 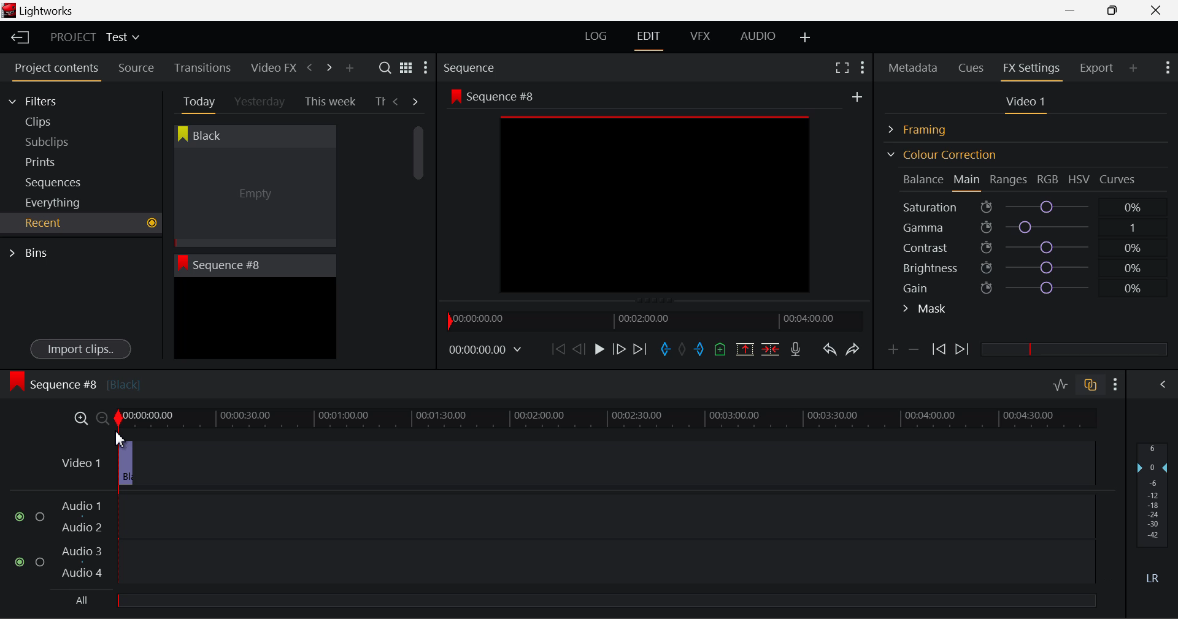 What do you see at coordinates (349, 69) in the screenshot?
I see `Add Panel` at bounding box center [349, 69].